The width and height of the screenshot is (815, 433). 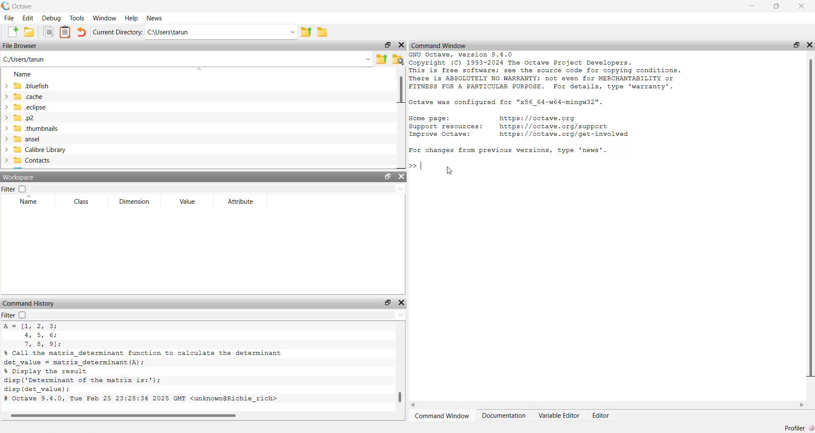 What do you see at coordinates (191, 416) in the screenshot?
I see `scrollbar` at bounding box center [191, 416].